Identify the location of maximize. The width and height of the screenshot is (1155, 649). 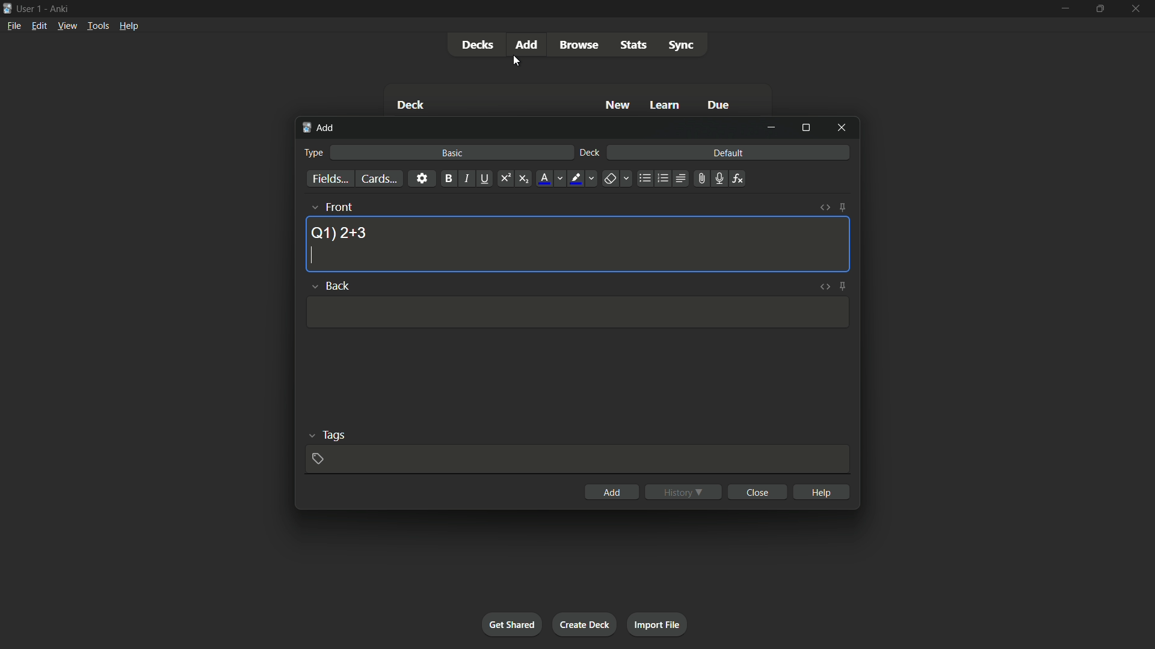
(1098, 8).